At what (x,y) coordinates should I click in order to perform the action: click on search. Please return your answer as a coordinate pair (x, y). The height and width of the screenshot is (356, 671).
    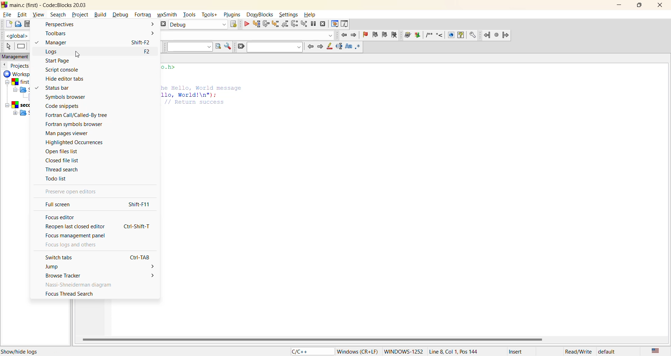
    Looking at the image, I should click on (274, 47).